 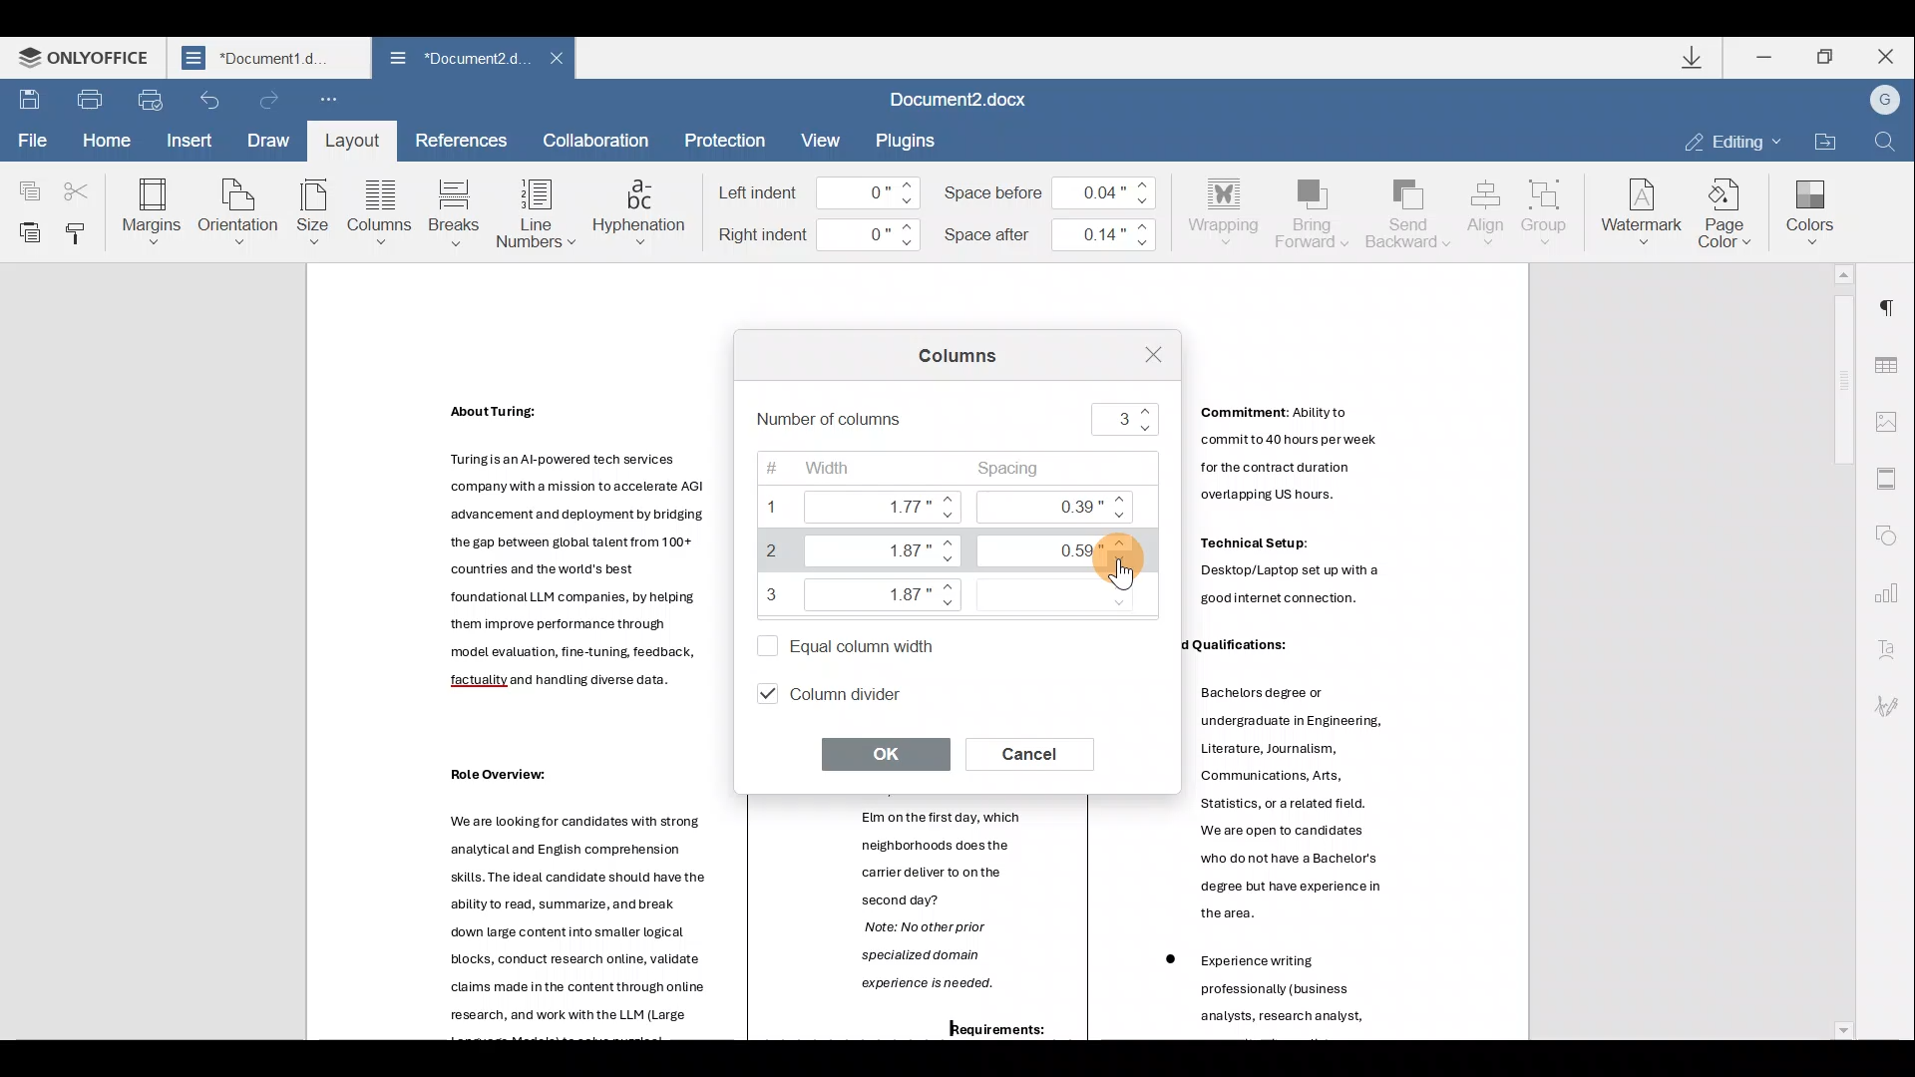 What do you see at coordinates (640, 208) in the screenshot?
I see `Hyphenation` at bounding box center [640, 208].